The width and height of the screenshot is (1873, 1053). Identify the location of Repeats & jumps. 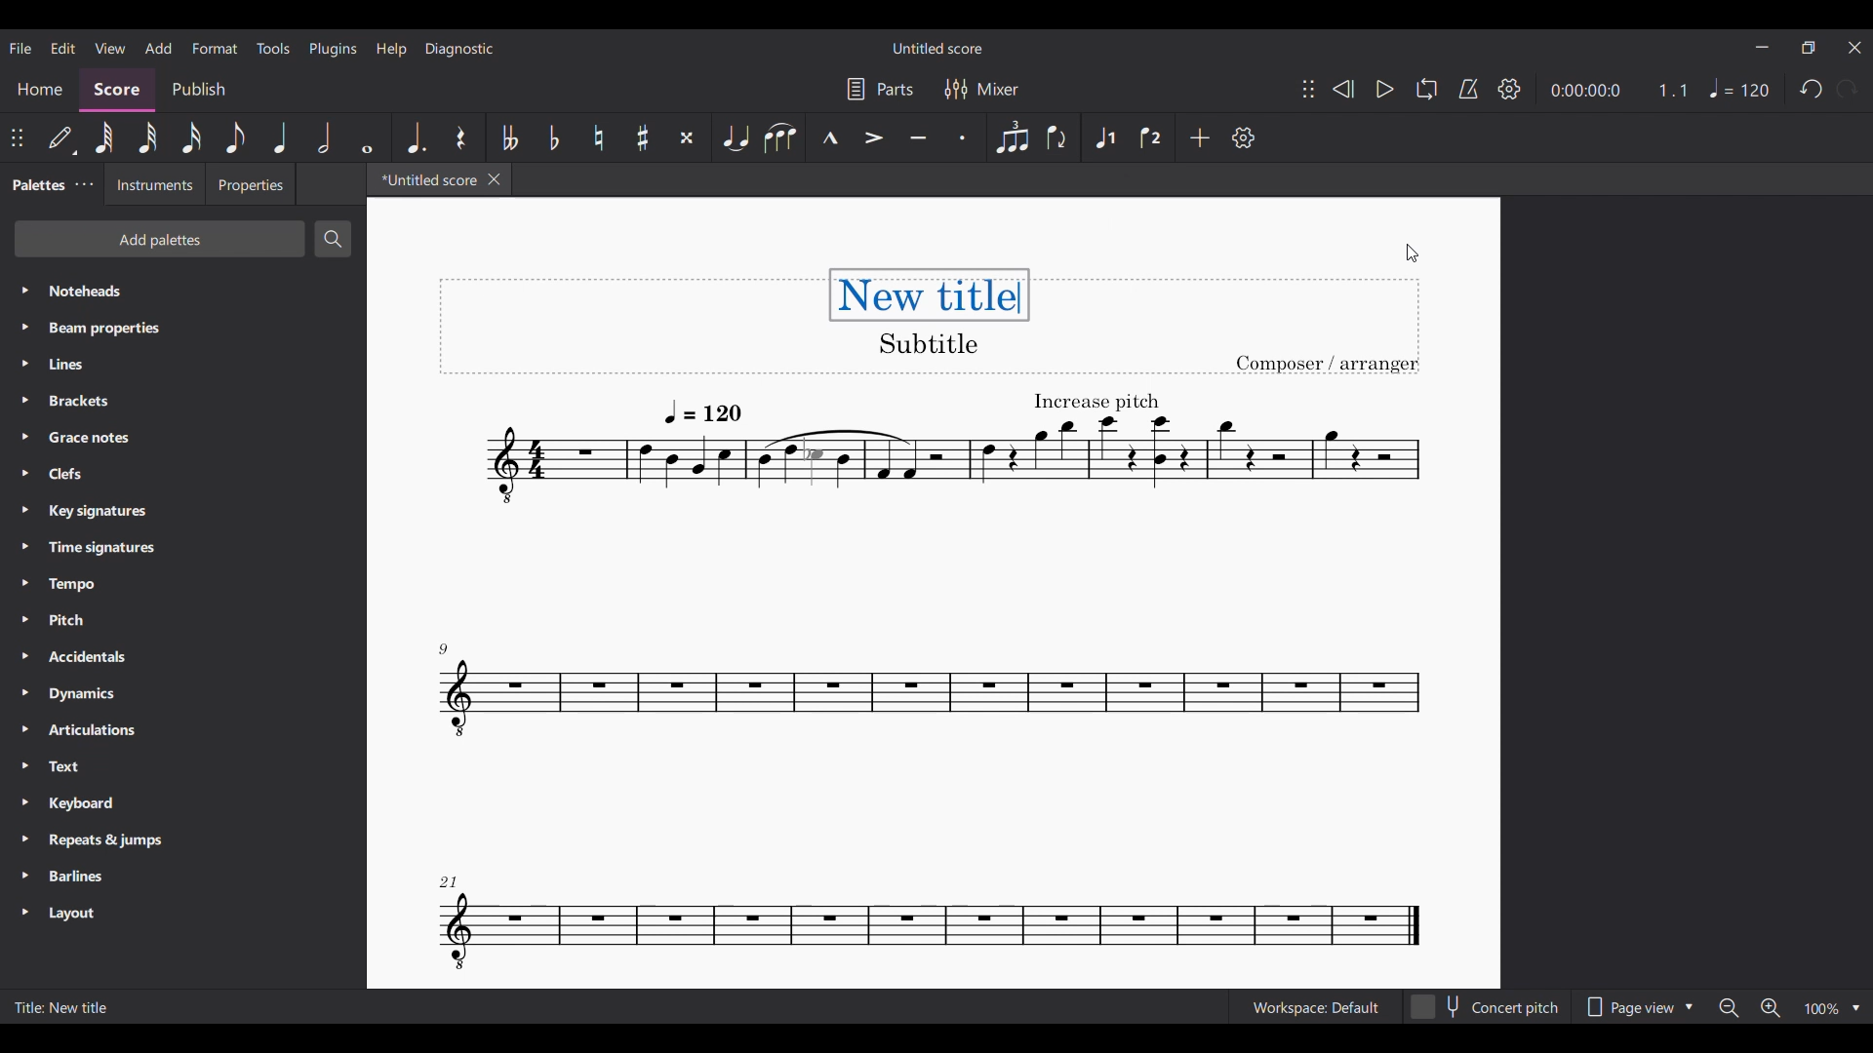
(183, 840).